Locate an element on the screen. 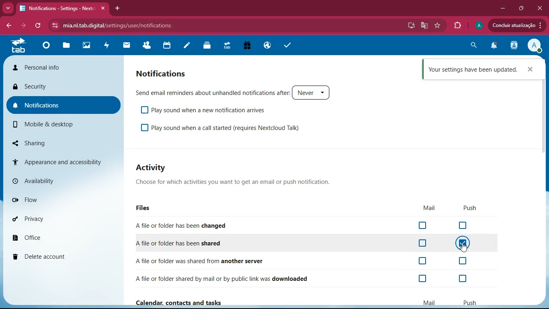 The height and width of the screenshot is (309, 549). mail is located at coordinates (429, 208).